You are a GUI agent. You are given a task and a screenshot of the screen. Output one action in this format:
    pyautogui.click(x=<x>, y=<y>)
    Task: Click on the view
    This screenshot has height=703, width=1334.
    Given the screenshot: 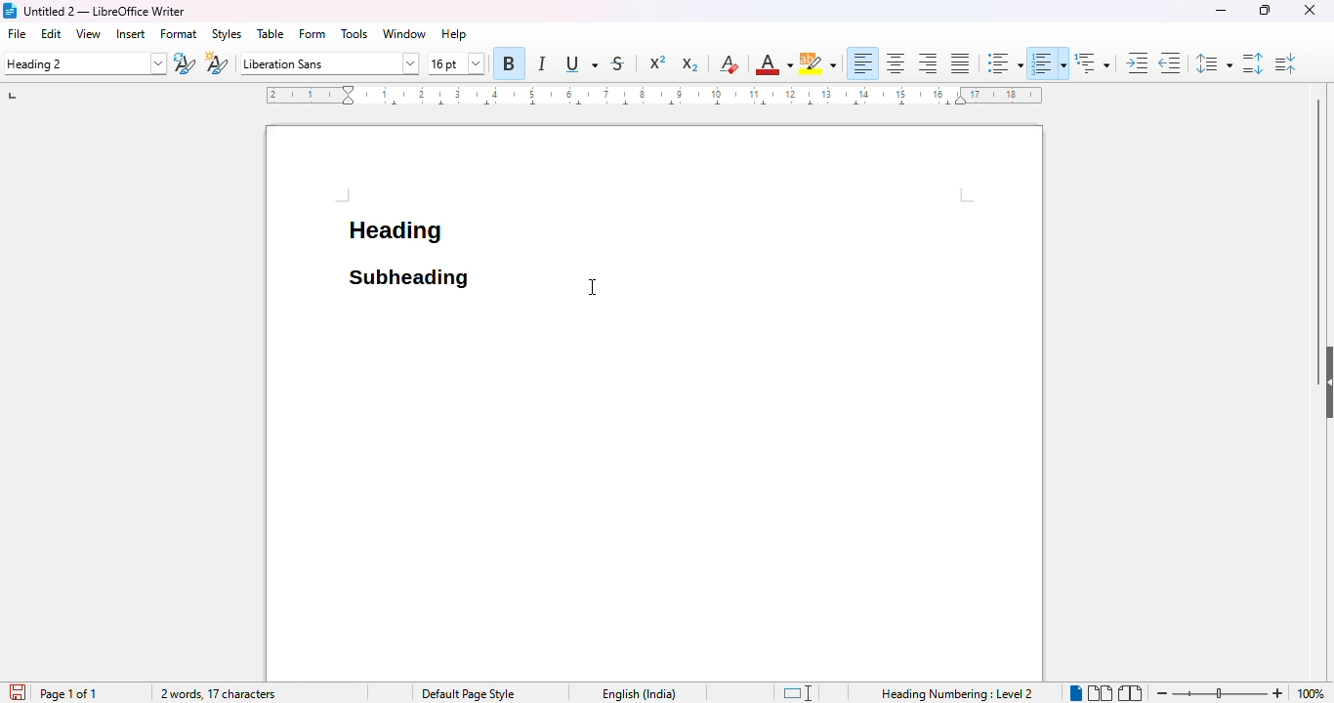 What is the action you would take?
    pyautogui.click(x=89, y=33)
    